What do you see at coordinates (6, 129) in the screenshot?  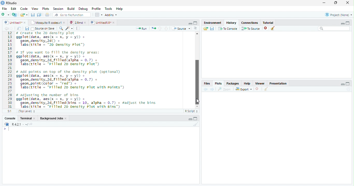 I see `>` at bounding box center [6, 129].